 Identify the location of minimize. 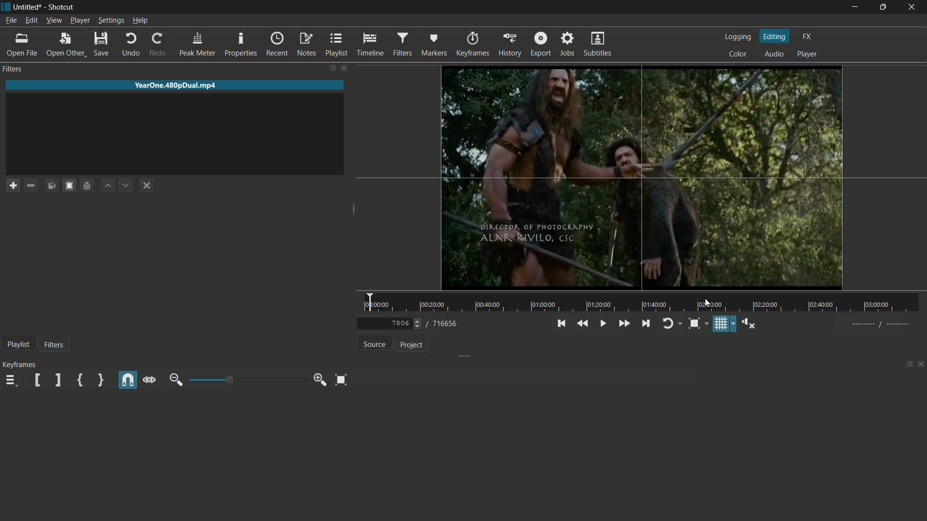
(854, 6).